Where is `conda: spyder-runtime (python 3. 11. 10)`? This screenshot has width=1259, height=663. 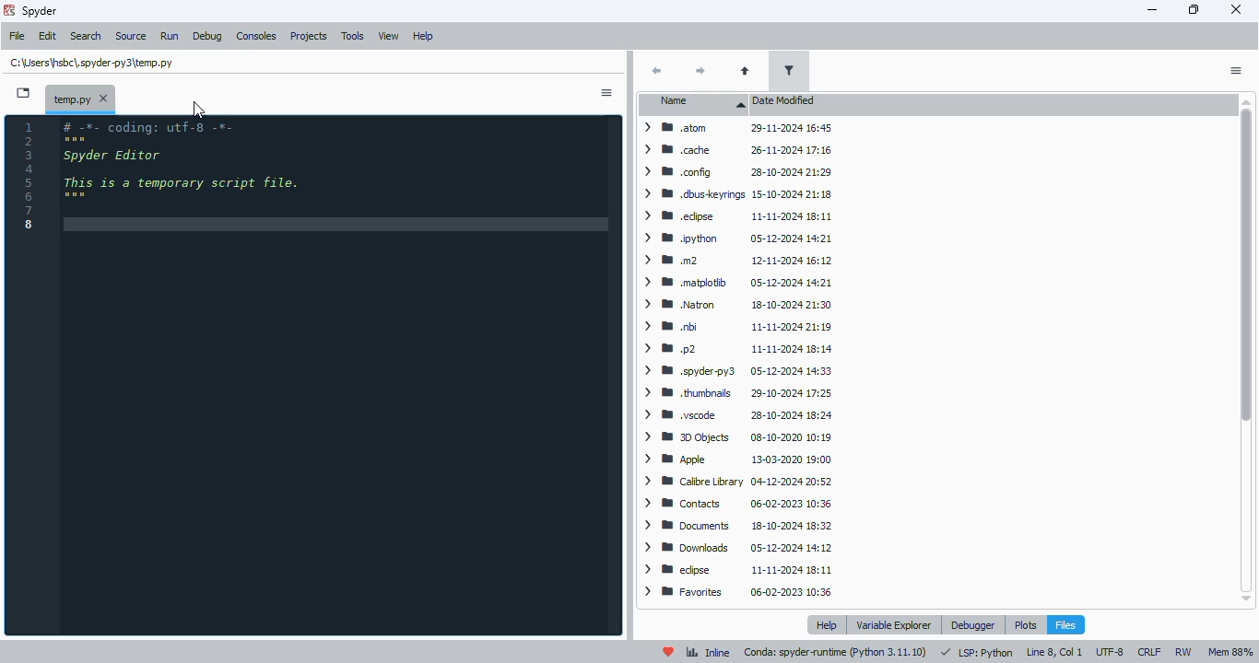 conda: spyder-runtime (python 3. 11. 10) is located at coordinates (835, 654).